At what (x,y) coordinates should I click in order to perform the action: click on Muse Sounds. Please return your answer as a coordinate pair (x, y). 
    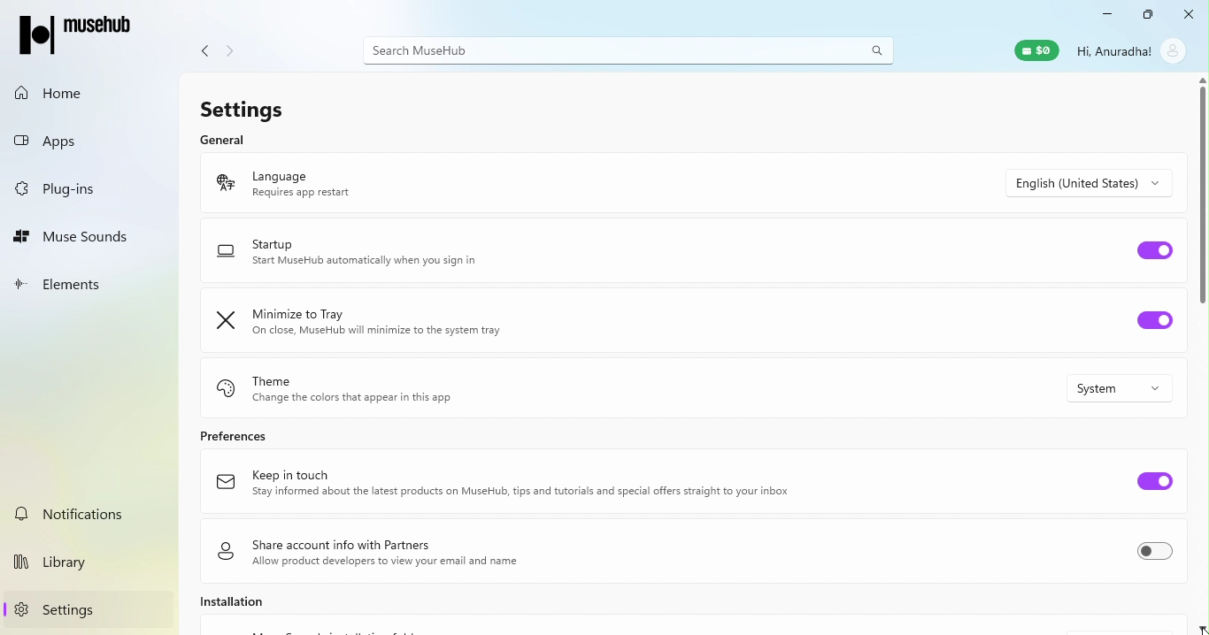
    Looking at the image, I should click on (81, 233).